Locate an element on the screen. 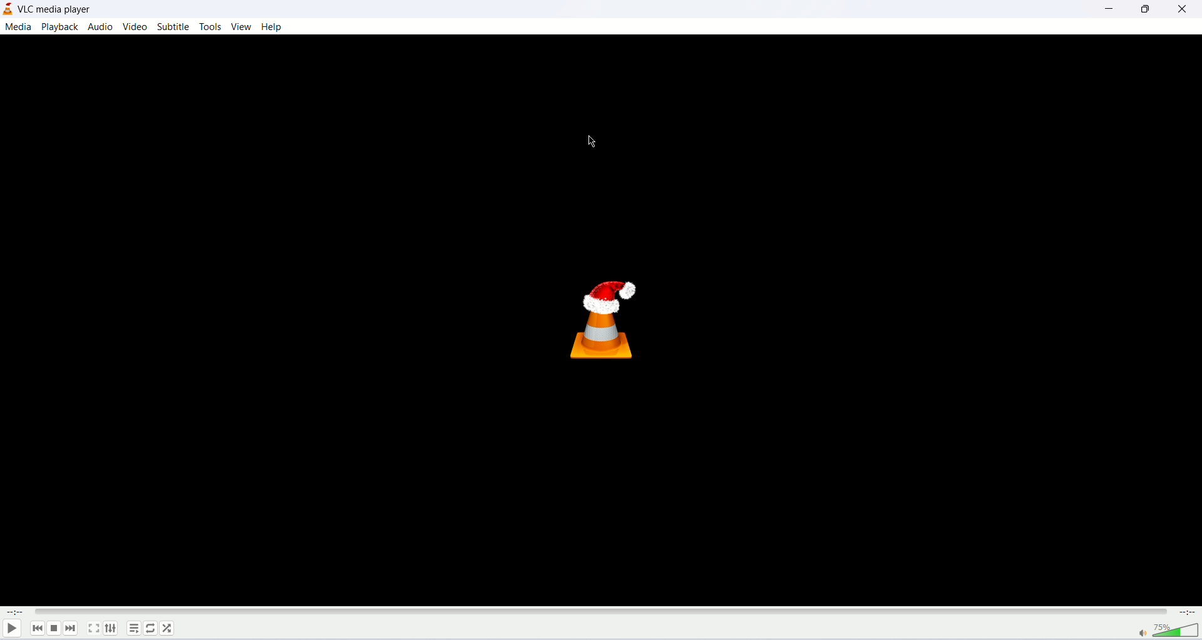 The height and width of the screenshot is (640, 1202). title is located at coordinates (54, 10).